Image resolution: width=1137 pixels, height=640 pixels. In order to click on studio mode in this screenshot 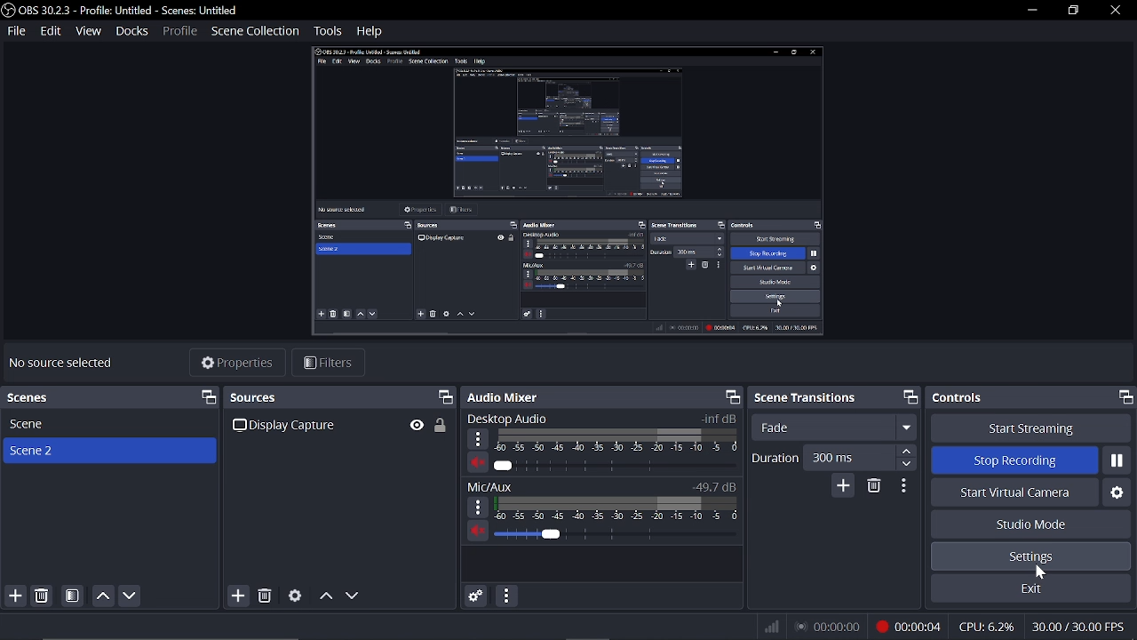, I will do `click(1032, 524)`.